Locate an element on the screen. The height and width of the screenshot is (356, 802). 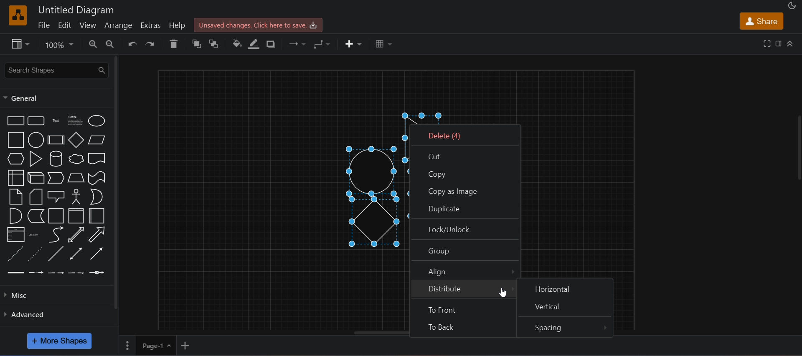
redo is located at coordinates (153, 44).